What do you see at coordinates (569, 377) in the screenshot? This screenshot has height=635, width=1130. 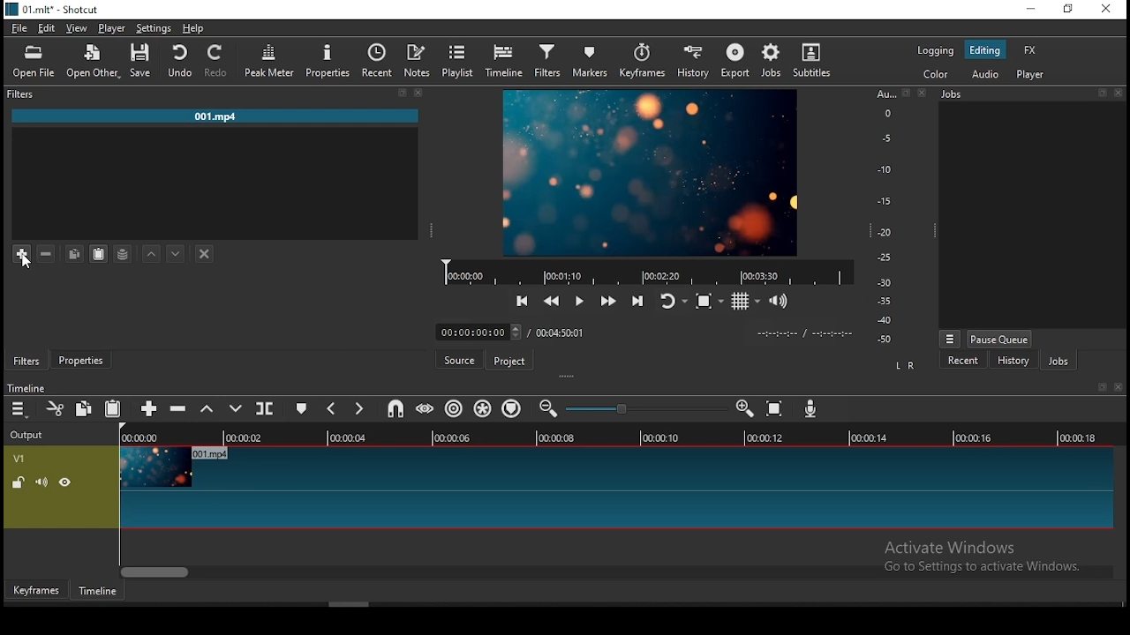 I see `drag` at bounding box center [569, 377].